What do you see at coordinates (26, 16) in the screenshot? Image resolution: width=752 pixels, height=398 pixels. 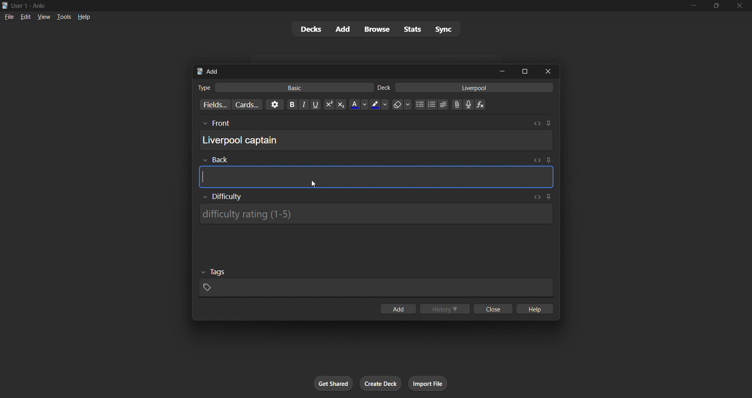 I see `edit` at bounding box center [26, 16].